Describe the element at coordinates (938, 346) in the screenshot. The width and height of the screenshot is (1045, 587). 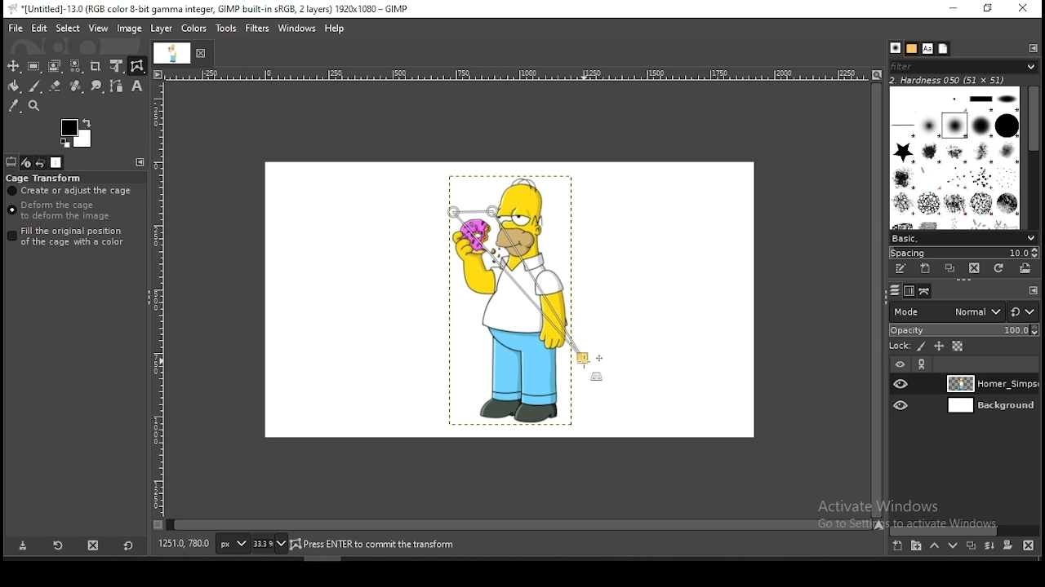
I see `lock position and size` at that location.